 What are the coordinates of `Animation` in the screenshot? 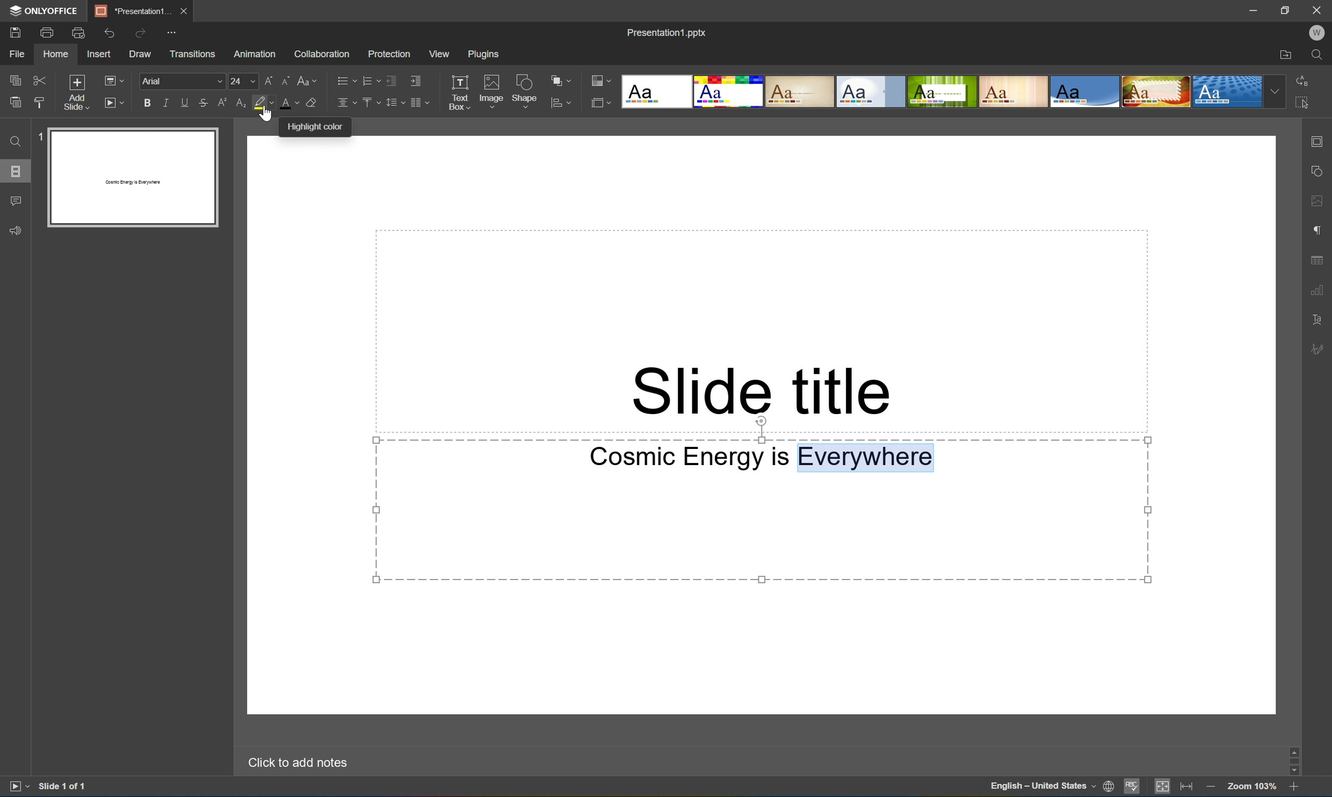 It's located at (258, 52).